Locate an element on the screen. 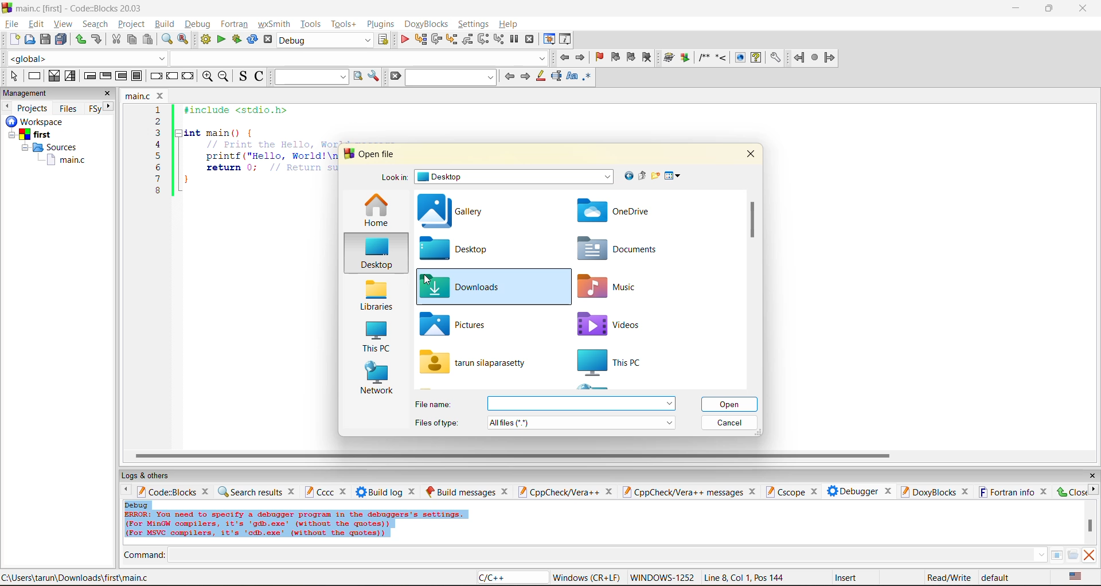  show the select target dialog is located at coordinates (384, 40).